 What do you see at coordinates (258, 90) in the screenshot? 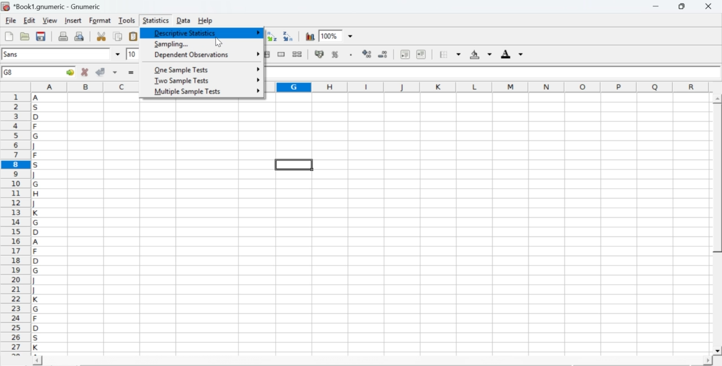
I see `more` at bounding box center [258, 90].